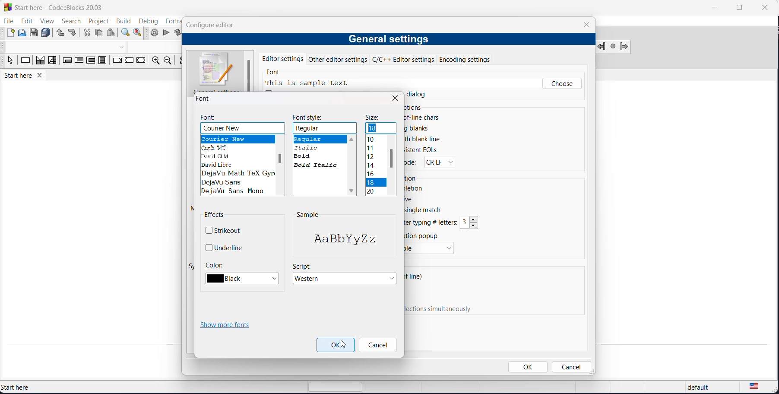 The width and height of the screenshot is (779, 394). I want to click on selection brace competion, so click(307, 254).